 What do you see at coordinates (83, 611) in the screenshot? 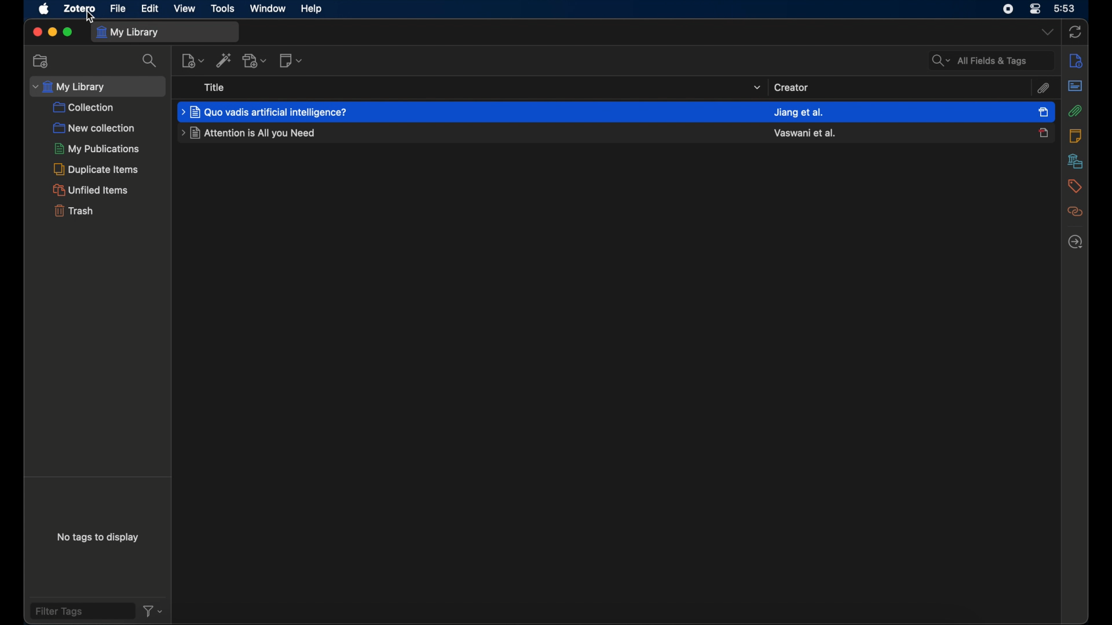
I see `filter tags field` at bounding box center [83, 611].